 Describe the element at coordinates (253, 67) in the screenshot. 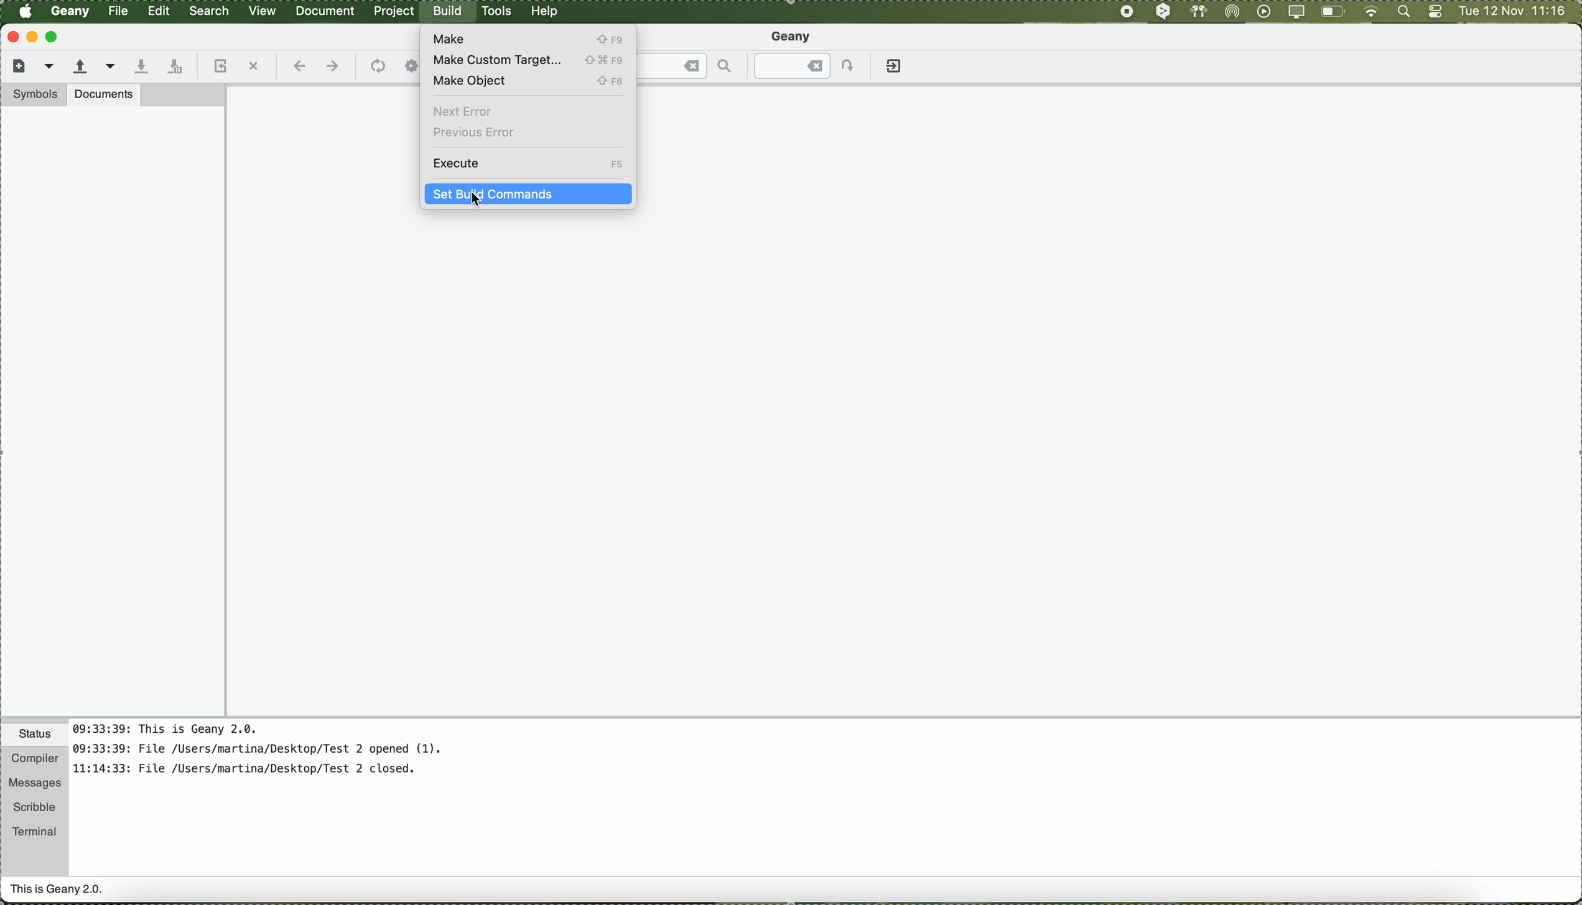

I see `close the current file` at that location.